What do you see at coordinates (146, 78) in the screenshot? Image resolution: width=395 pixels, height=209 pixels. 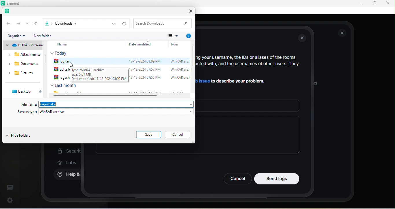 I see `7-12-2024 07:55 PM` at bounding box center [146, 78].